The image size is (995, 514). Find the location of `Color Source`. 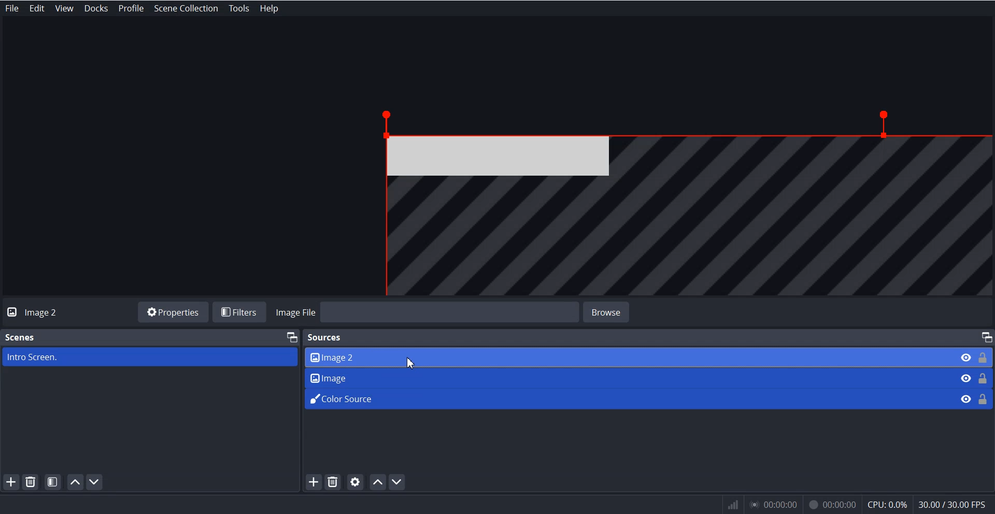

Color Source is located at coordinates (626, 397).